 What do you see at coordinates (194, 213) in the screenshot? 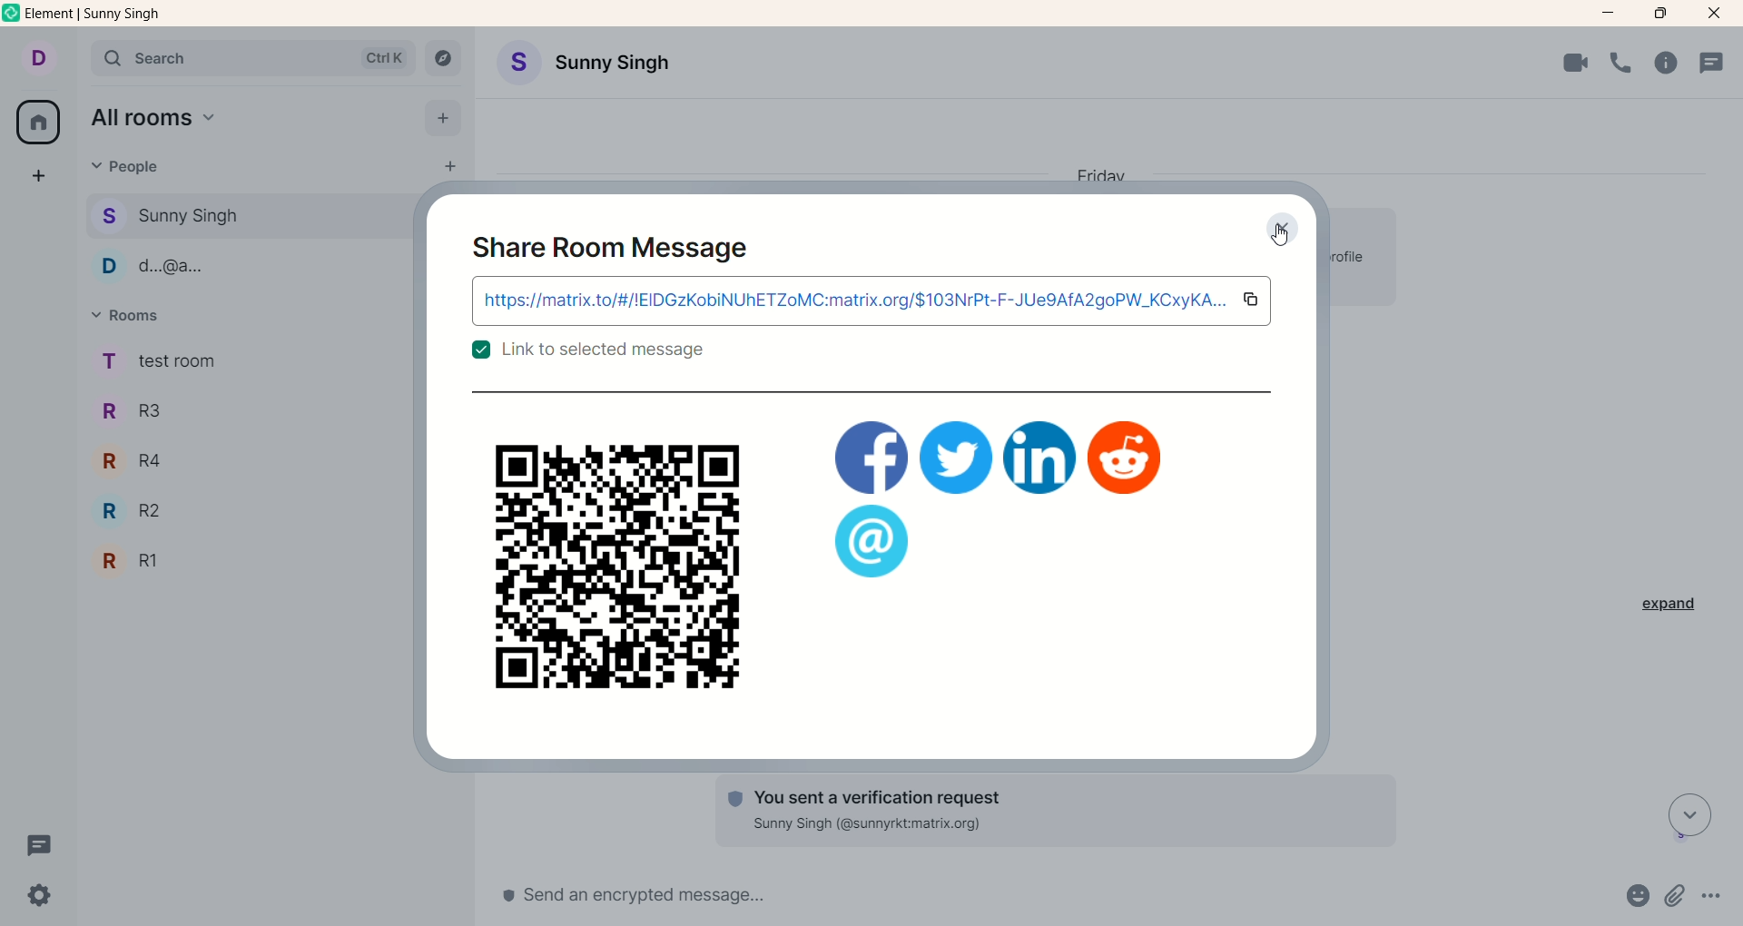
I see `people` at bounding box center [194, 213].